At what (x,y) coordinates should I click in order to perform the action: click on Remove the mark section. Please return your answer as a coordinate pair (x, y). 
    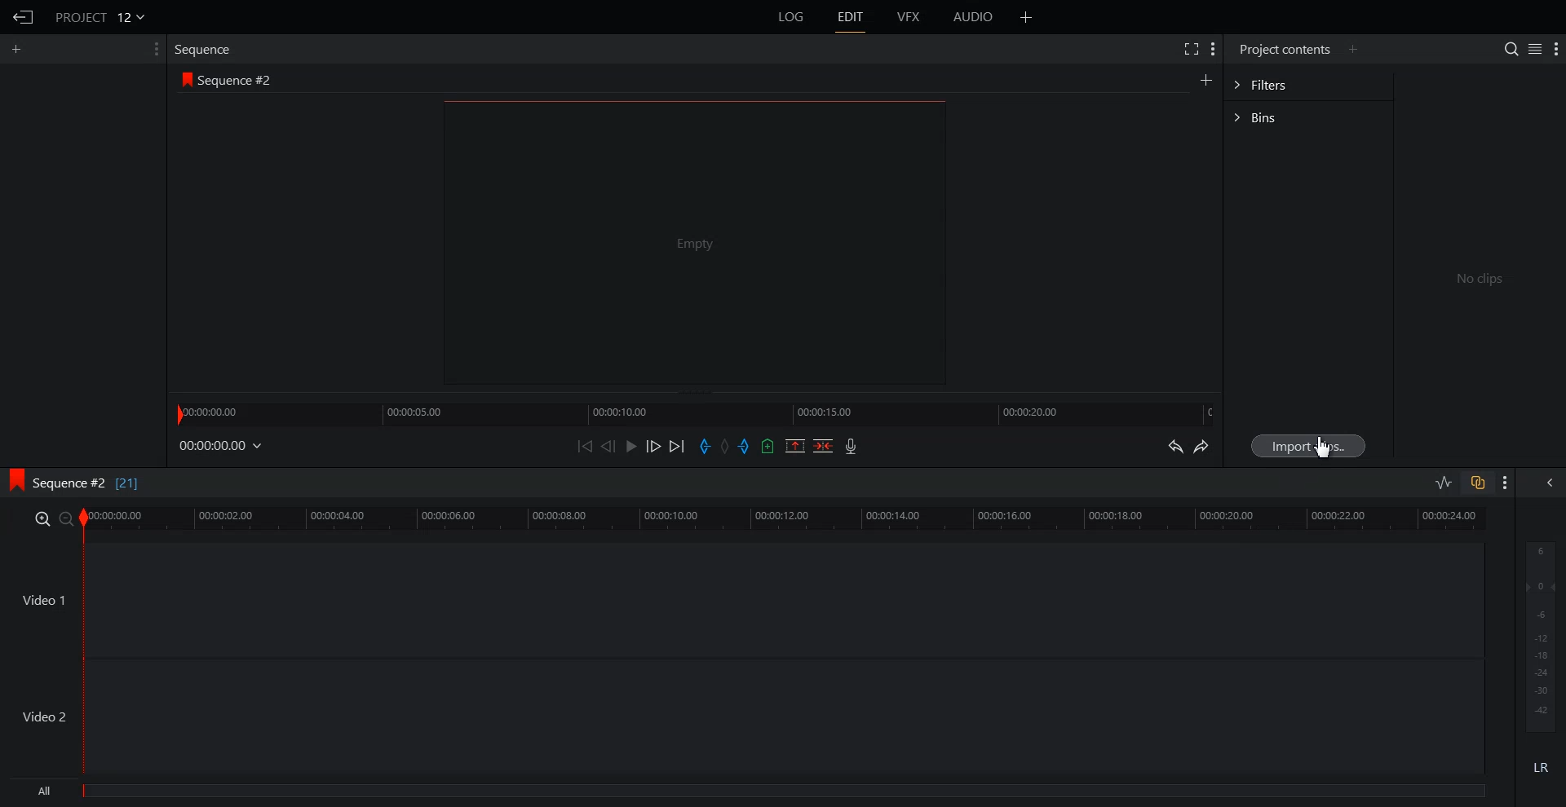
    Looking at the image, I should click on (794, 445).